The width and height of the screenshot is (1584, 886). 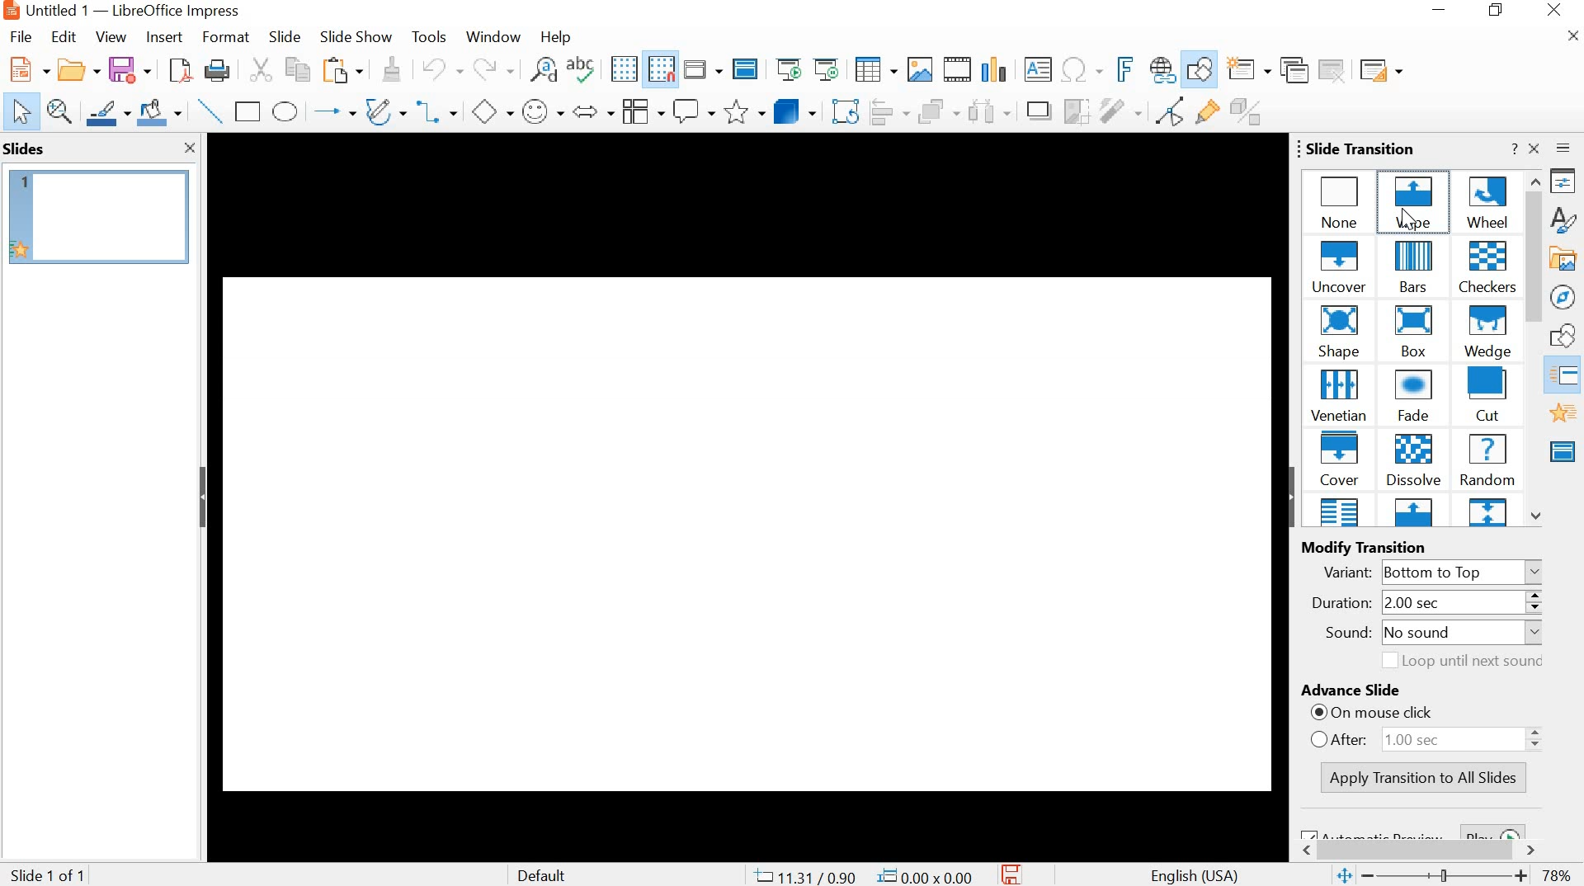 I want to click on File name, so click(x=120, y=11).